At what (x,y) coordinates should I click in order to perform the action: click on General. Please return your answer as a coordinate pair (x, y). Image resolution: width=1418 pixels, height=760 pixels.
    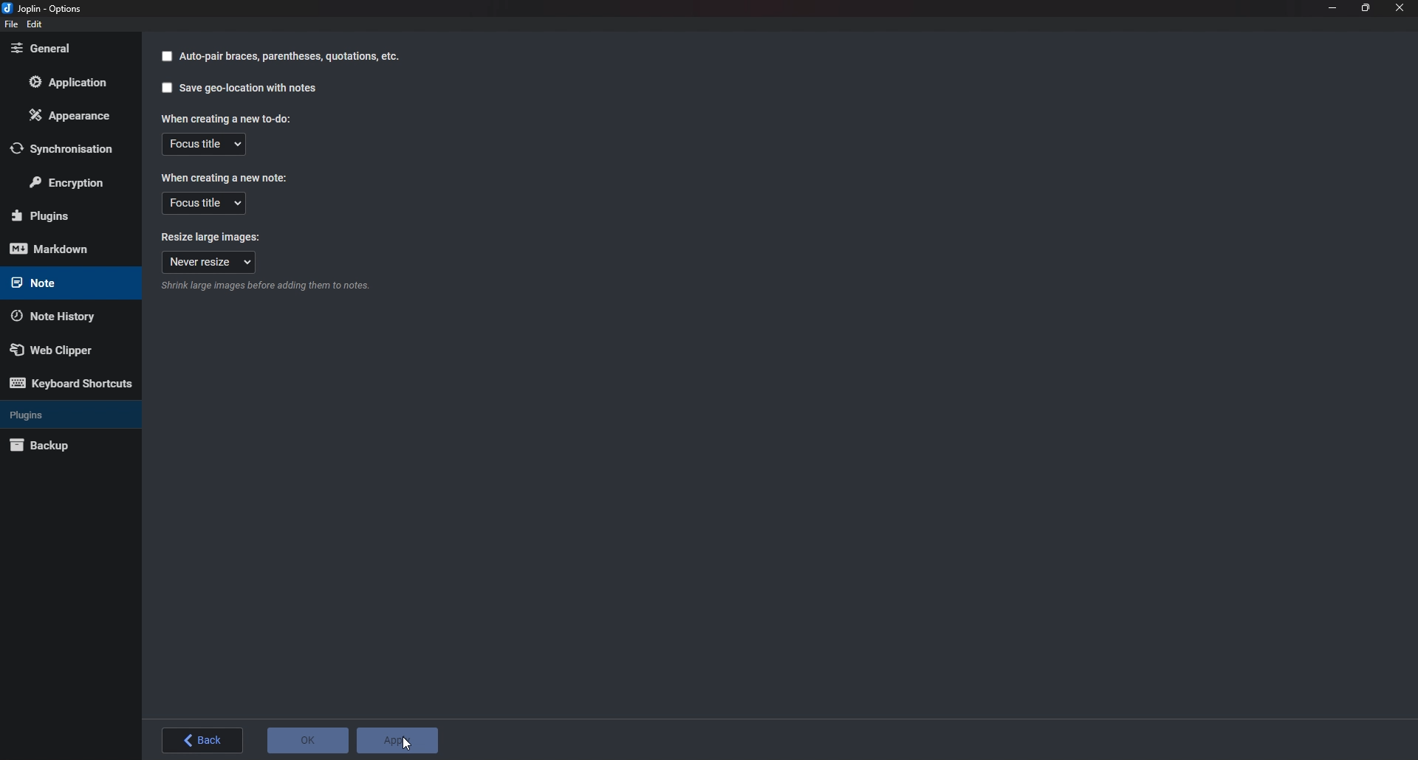
    Looking at the image, I should click on (66, 49).